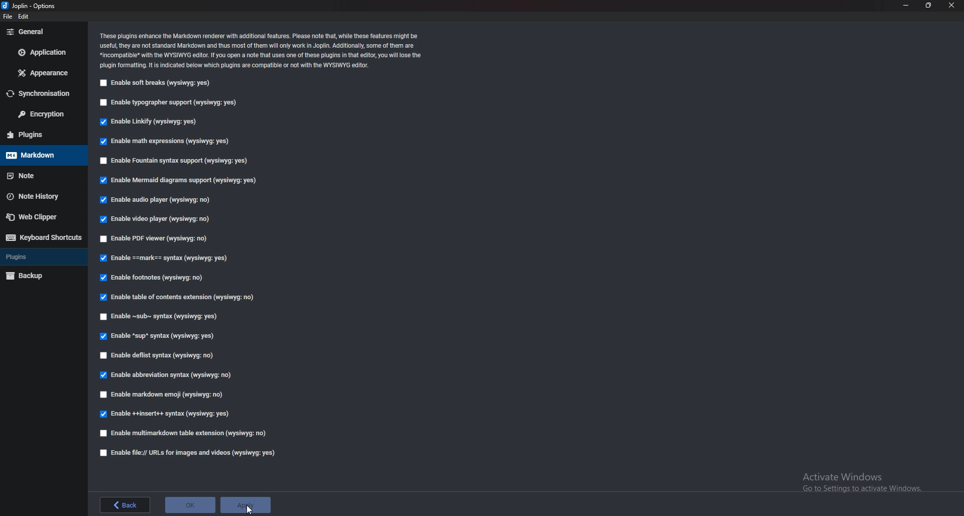 Image resolution: width=964 pixels, height=516 pixels. I want to click on Enable soft breaks, so click(157, 83).